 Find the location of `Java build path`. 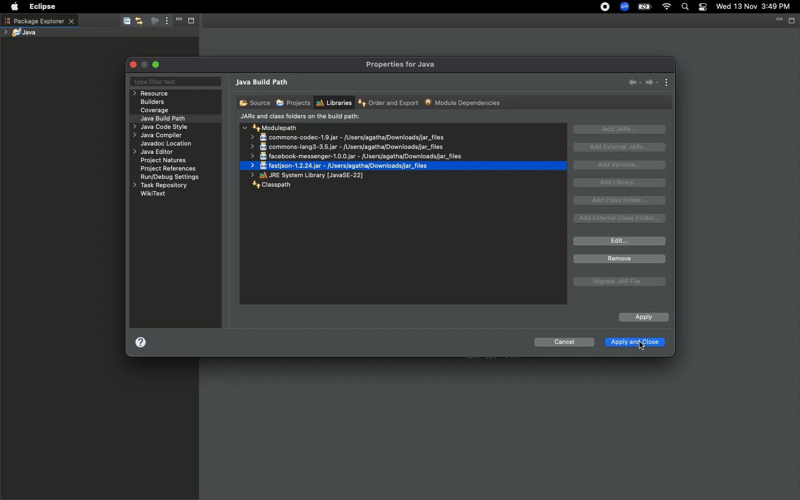

Java build path is located at coordinates (166, 118).